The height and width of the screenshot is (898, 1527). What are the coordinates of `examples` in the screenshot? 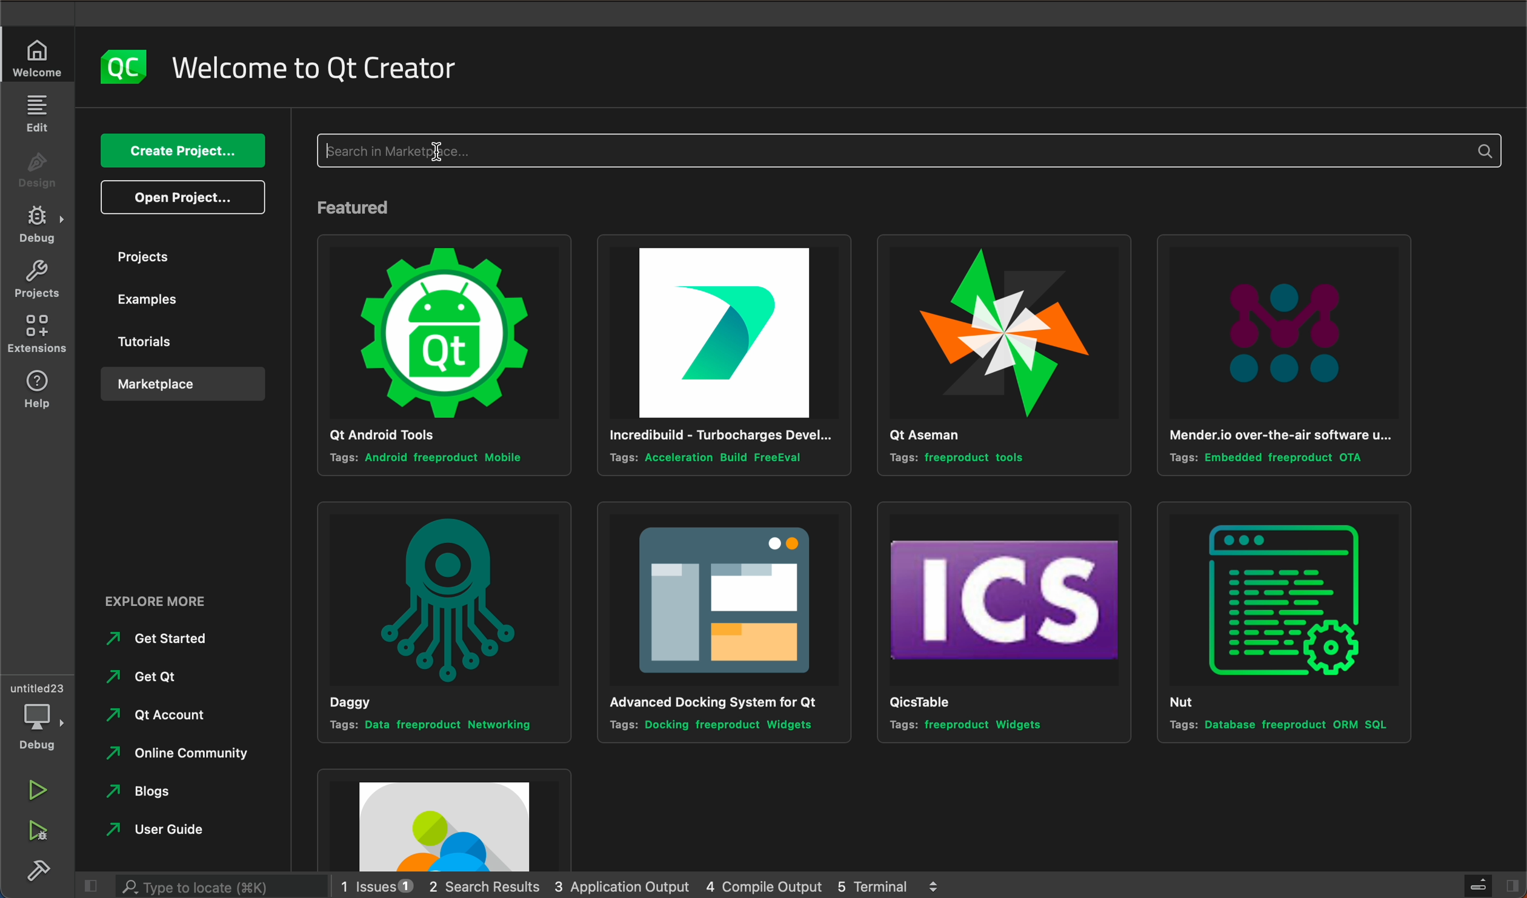 It's located at (176, 304).